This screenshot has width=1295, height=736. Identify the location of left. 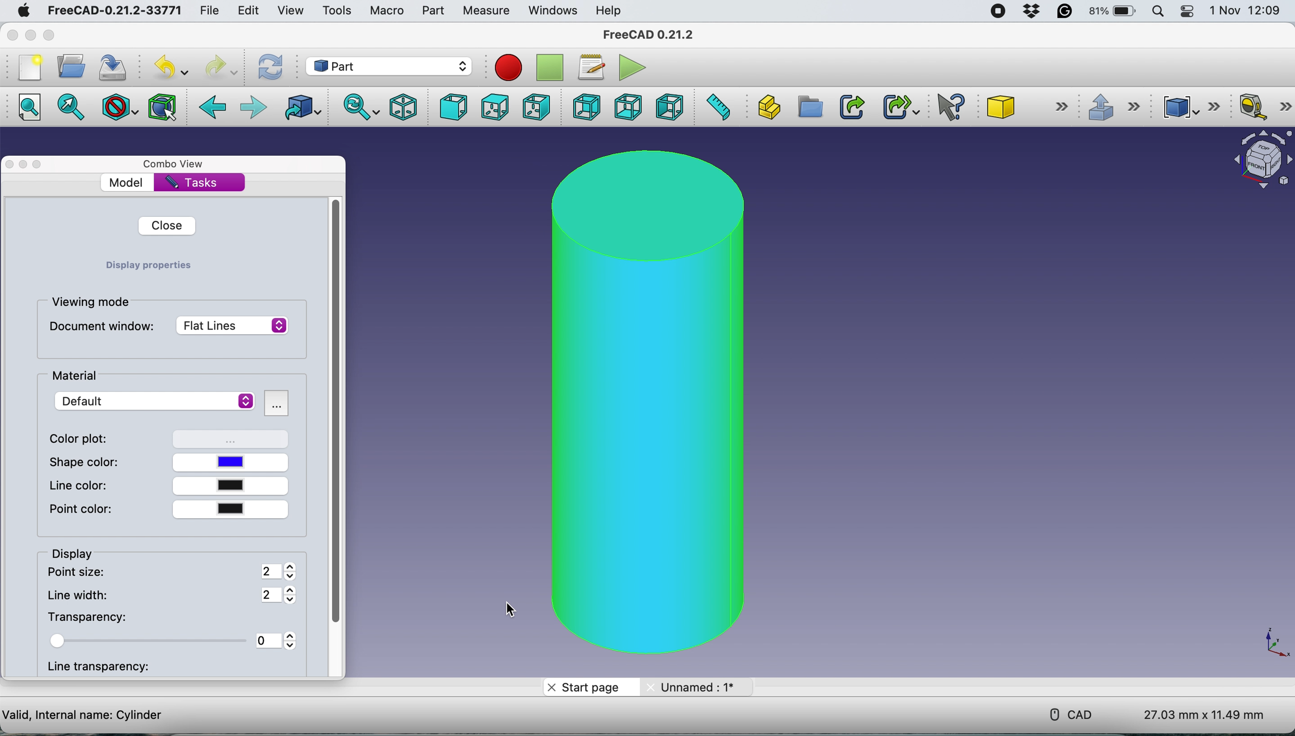
(670, 108).